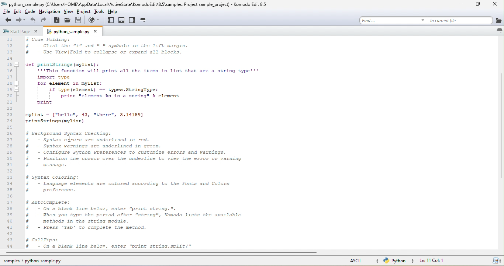 The width and height of the screenshot is (504, 266). What do you see at coordinates (494, 6) in the screenshot?
I see `close` at bounding box center [494, 6].